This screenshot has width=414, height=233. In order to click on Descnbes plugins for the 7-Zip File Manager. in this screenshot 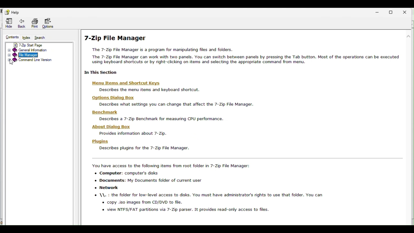, I will do `click(142, 148)`.